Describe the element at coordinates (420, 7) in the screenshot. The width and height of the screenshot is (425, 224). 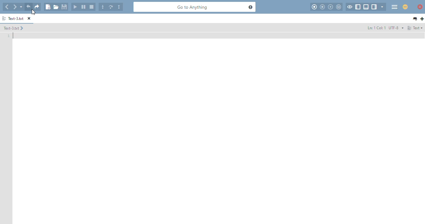
I see `close` at that location.